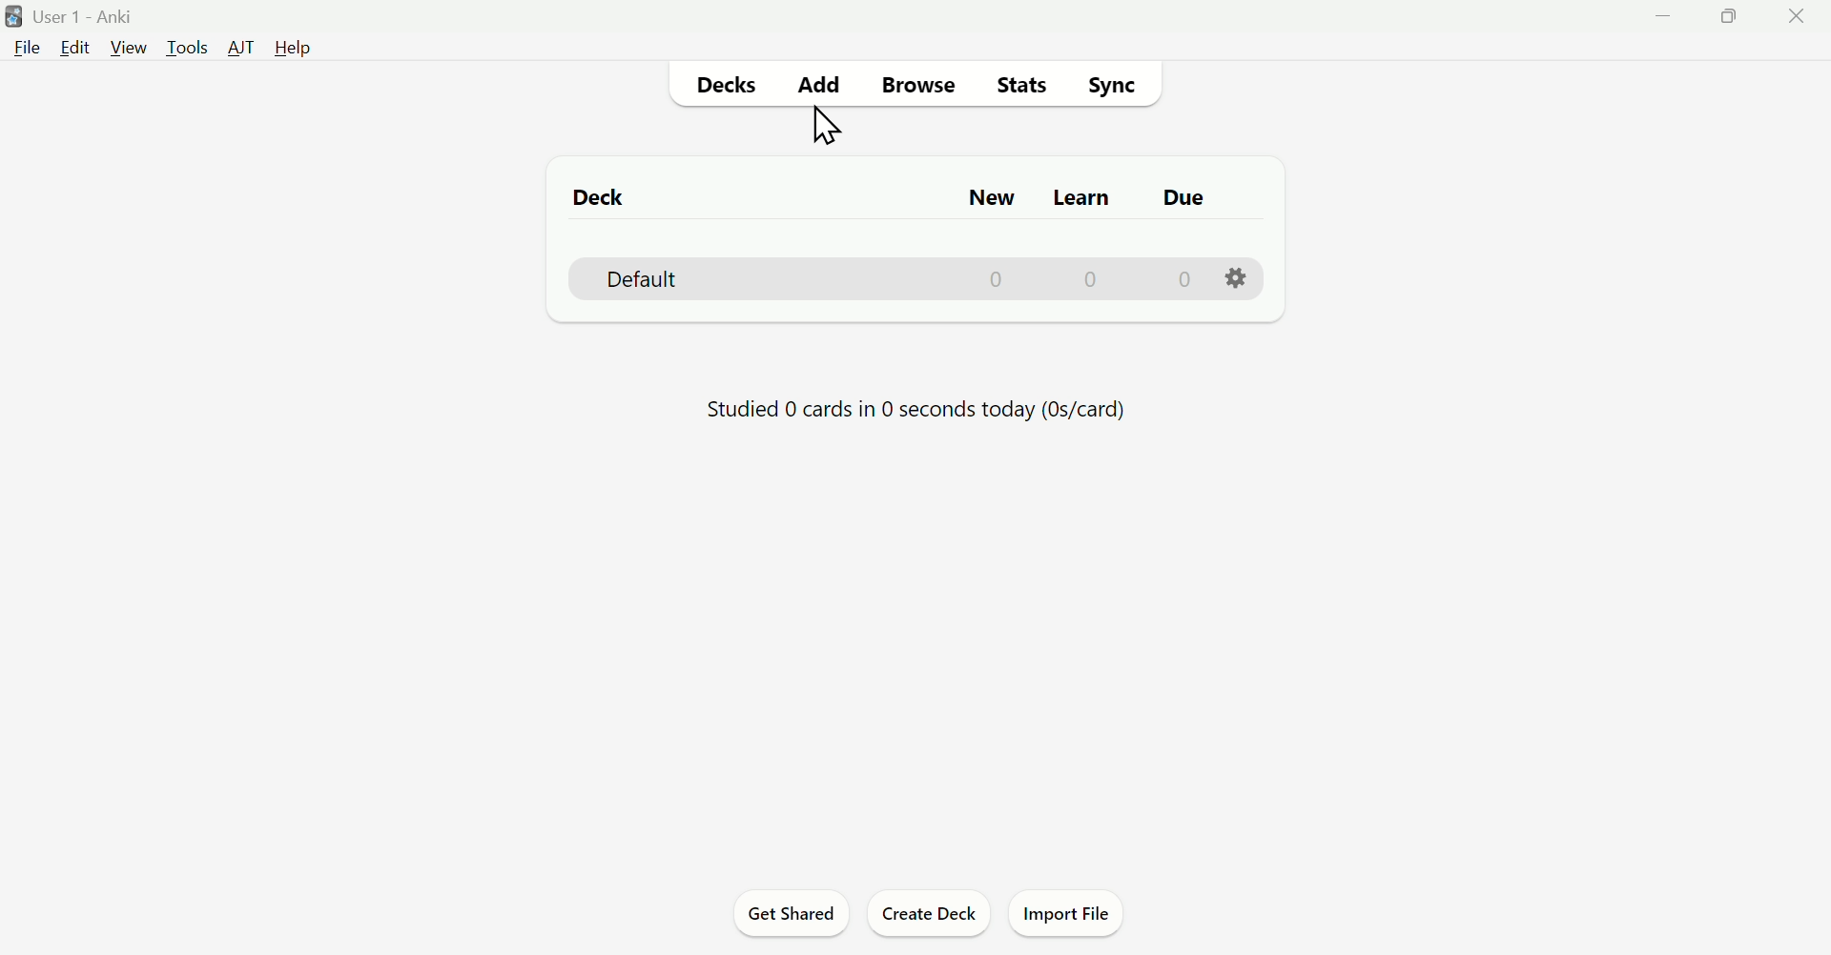 The height and width of the screenshot is (955, 1831). I want to click on Browse, so click(915, 82).